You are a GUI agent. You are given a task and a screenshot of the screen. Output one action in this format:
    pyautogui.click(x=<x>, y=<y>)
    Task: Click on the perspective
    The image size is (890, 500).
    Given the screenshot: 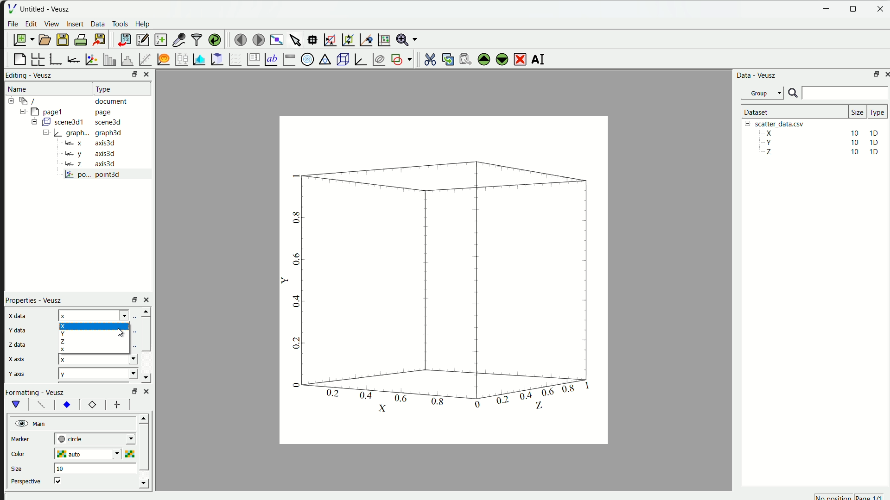 What is the action you would take?
    pyautogui.click(x=26, y=481)
    